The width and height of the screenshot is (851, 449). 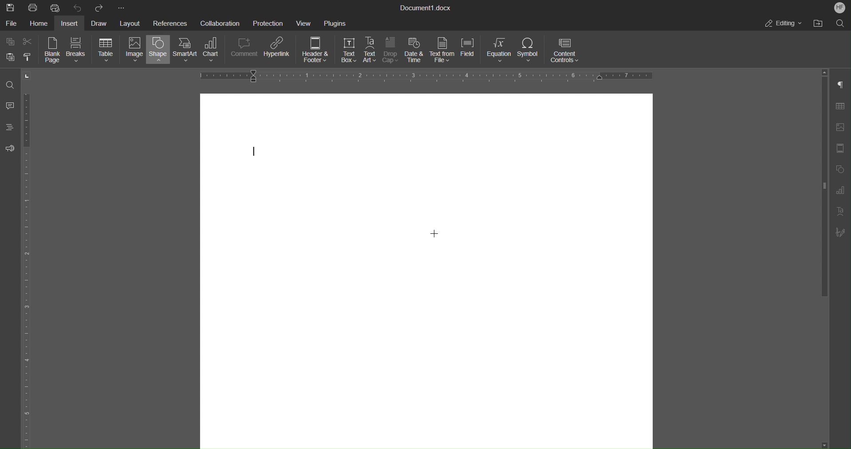 I want to click on Shape Settings, so click(x=842, y=169).